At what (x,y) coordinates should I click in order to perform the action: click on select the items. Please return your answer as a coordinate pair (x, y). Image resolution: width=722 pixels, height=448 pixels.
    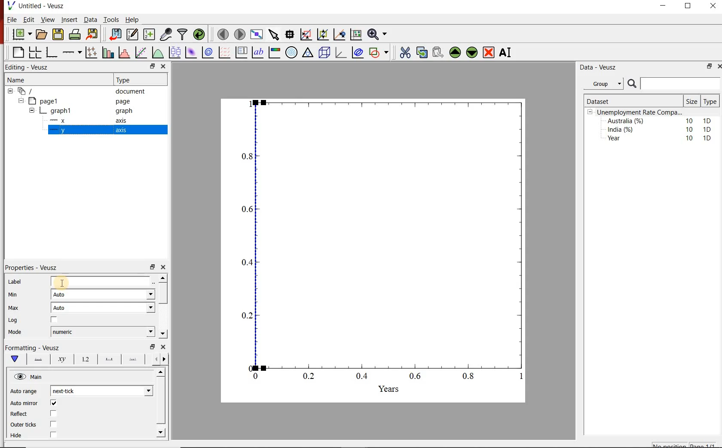
    Looking at the image, I should click on (275, 33).